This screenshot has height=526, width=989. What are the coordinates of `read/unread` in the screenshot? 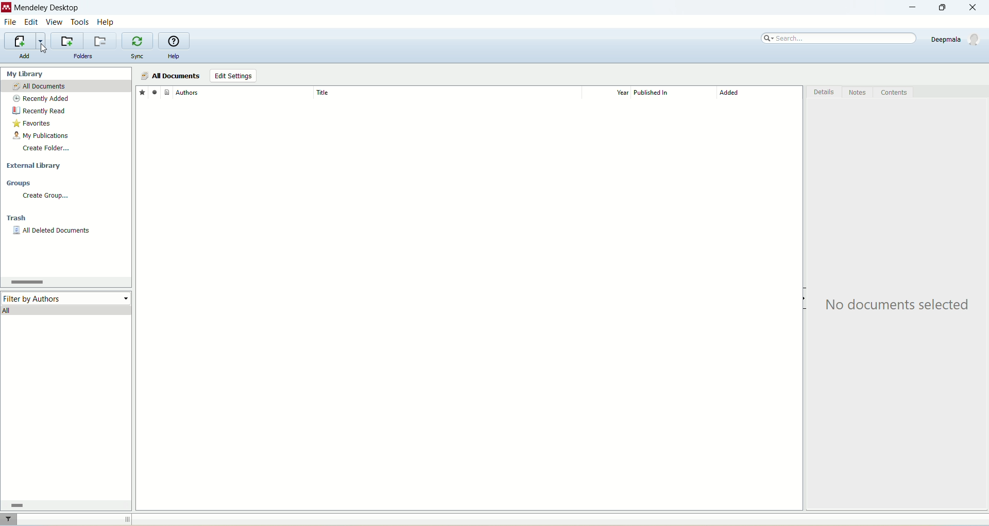 It's located at (153, 92).